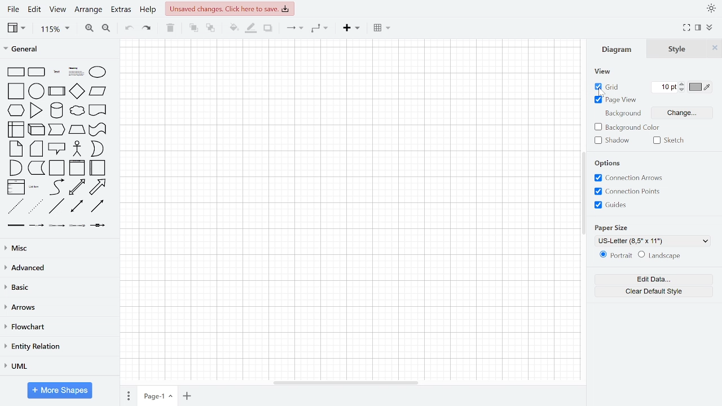 The image size is (722, 406). What do you see at coordinates (76, 169) in the screenshot?
I see `vertical container` at bounding box center [76, 169].